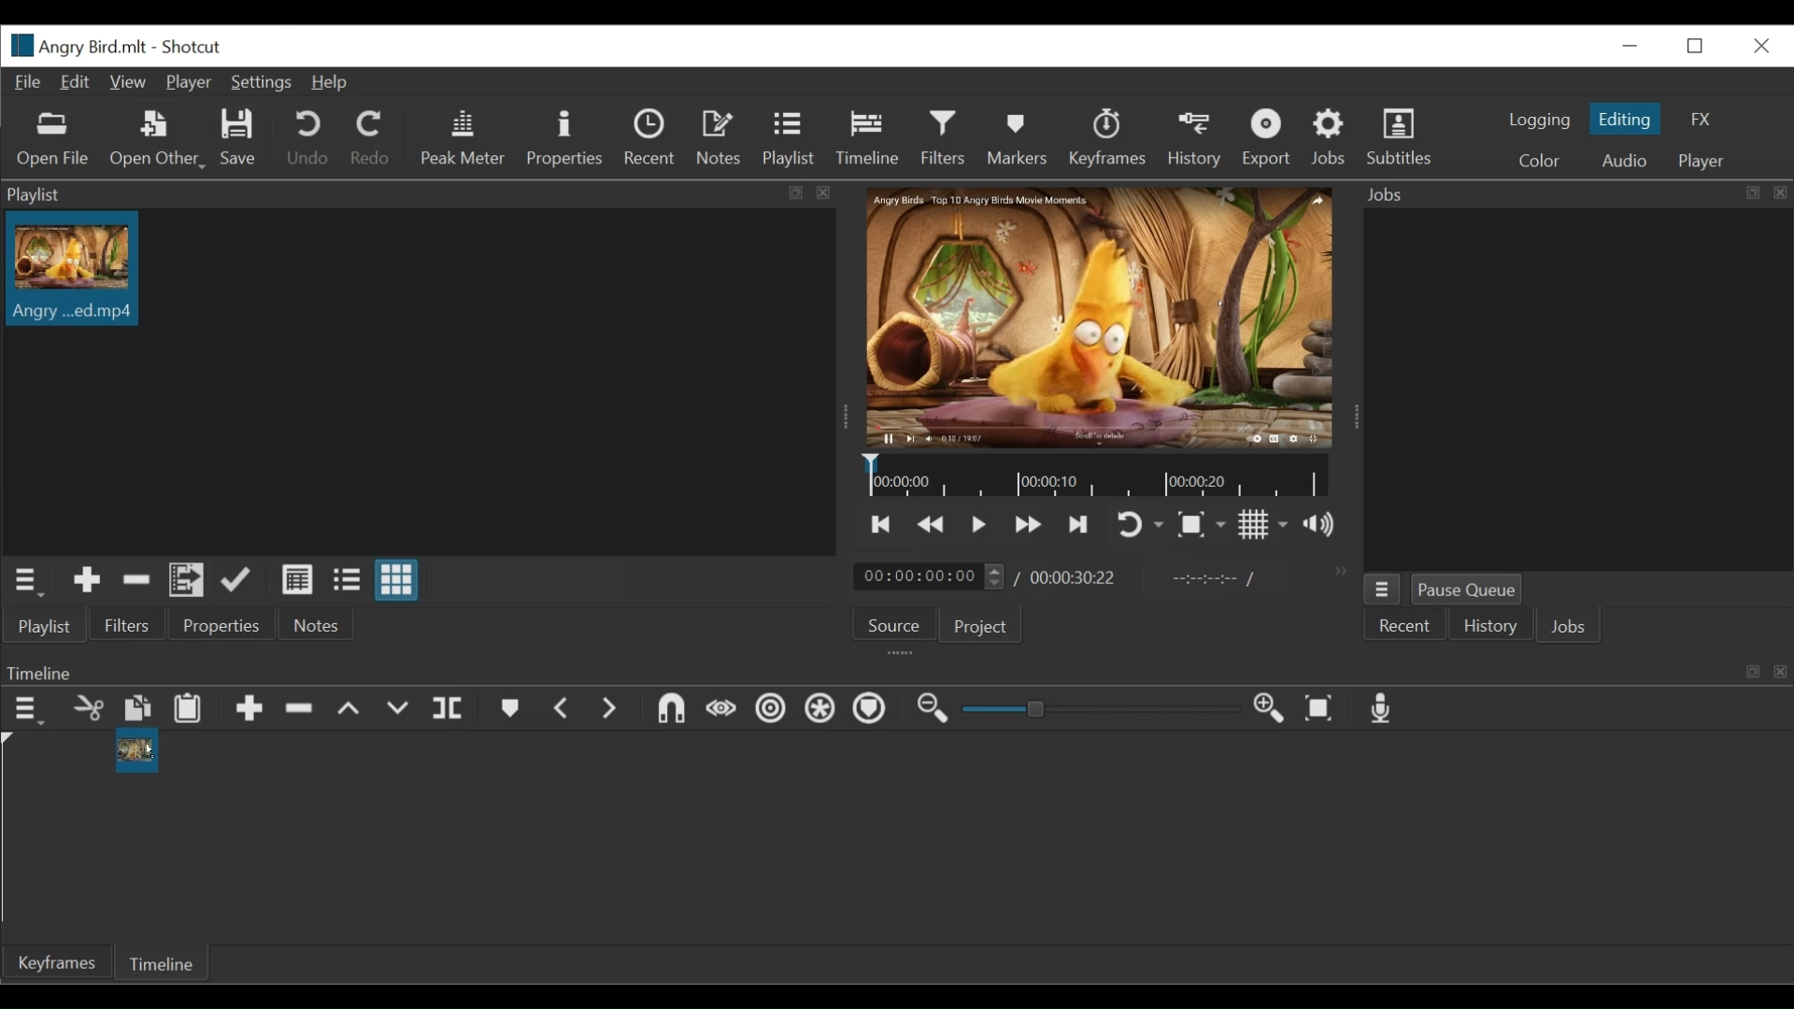 This screenshot has width=1794, height=1009. What do you see at coordinates (1571, 194) in the screenshot?
I see `Jobs Panel` at bounding box center [1571, 194].